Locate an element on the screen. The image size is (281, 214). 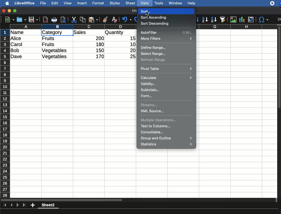
pivot table is located at coordinates (167, 68).